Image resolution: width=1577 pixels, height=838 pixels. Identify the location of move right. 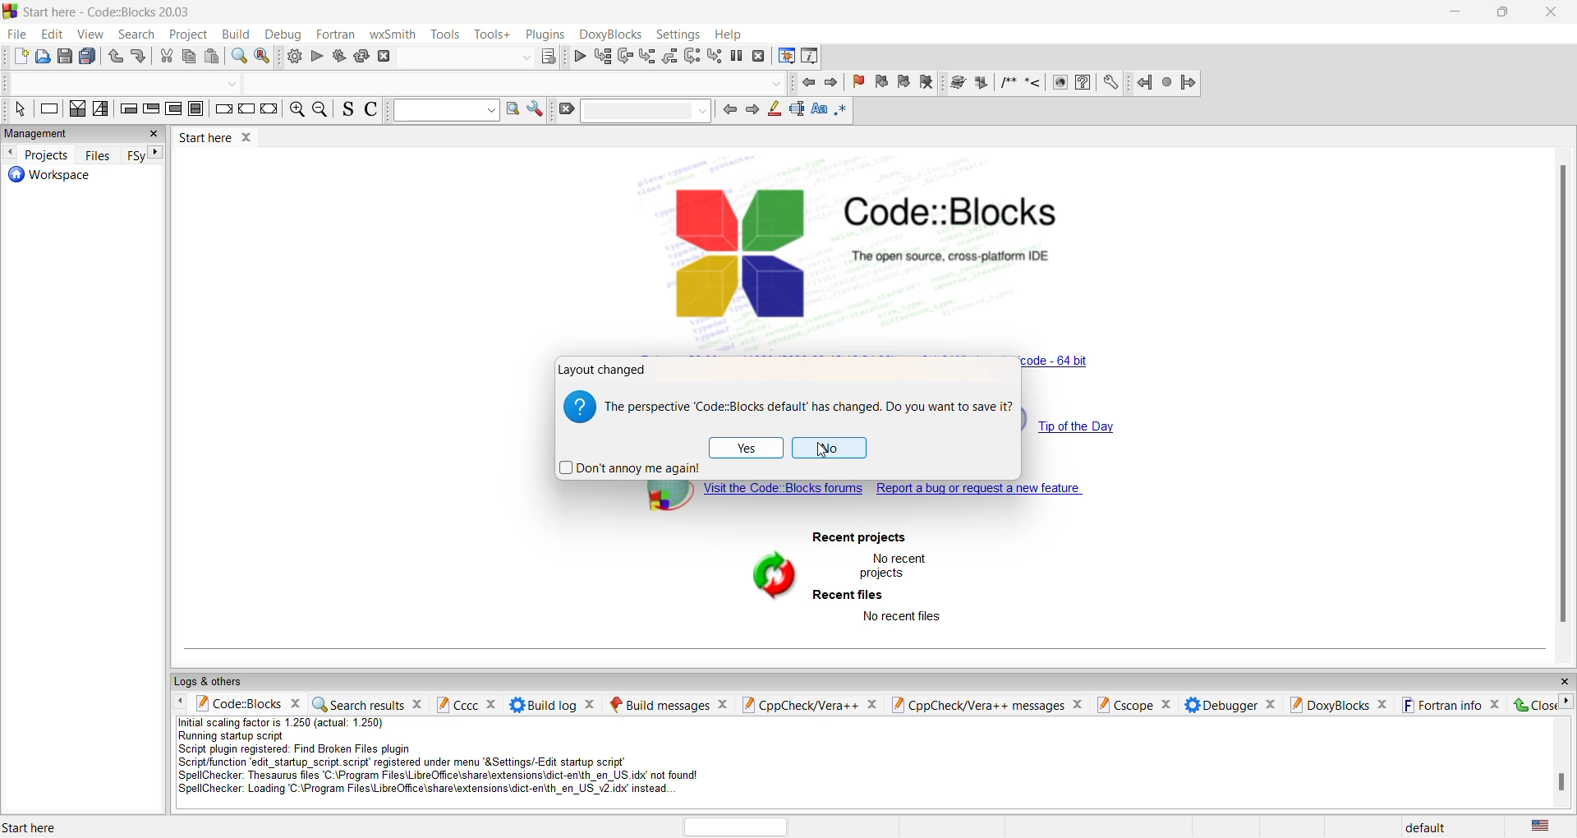
(159, 152).